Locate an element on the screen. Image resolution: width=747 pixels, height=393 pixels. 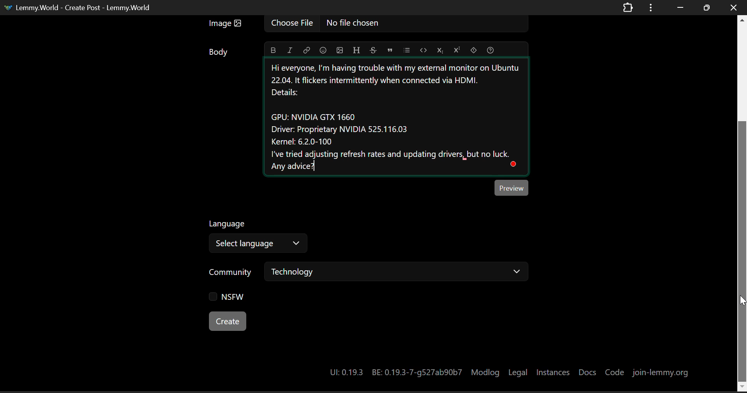
Minimize Window is located at coordinates (705, 8).